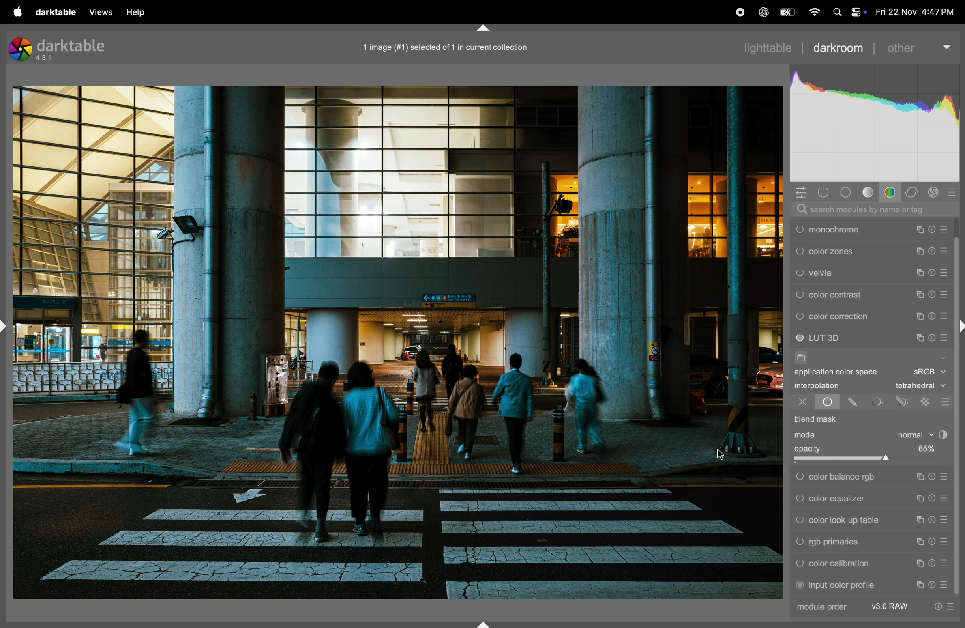  Describe the element at coordinates (925, 401) in the screenshot. I see `raster mask` at that location.